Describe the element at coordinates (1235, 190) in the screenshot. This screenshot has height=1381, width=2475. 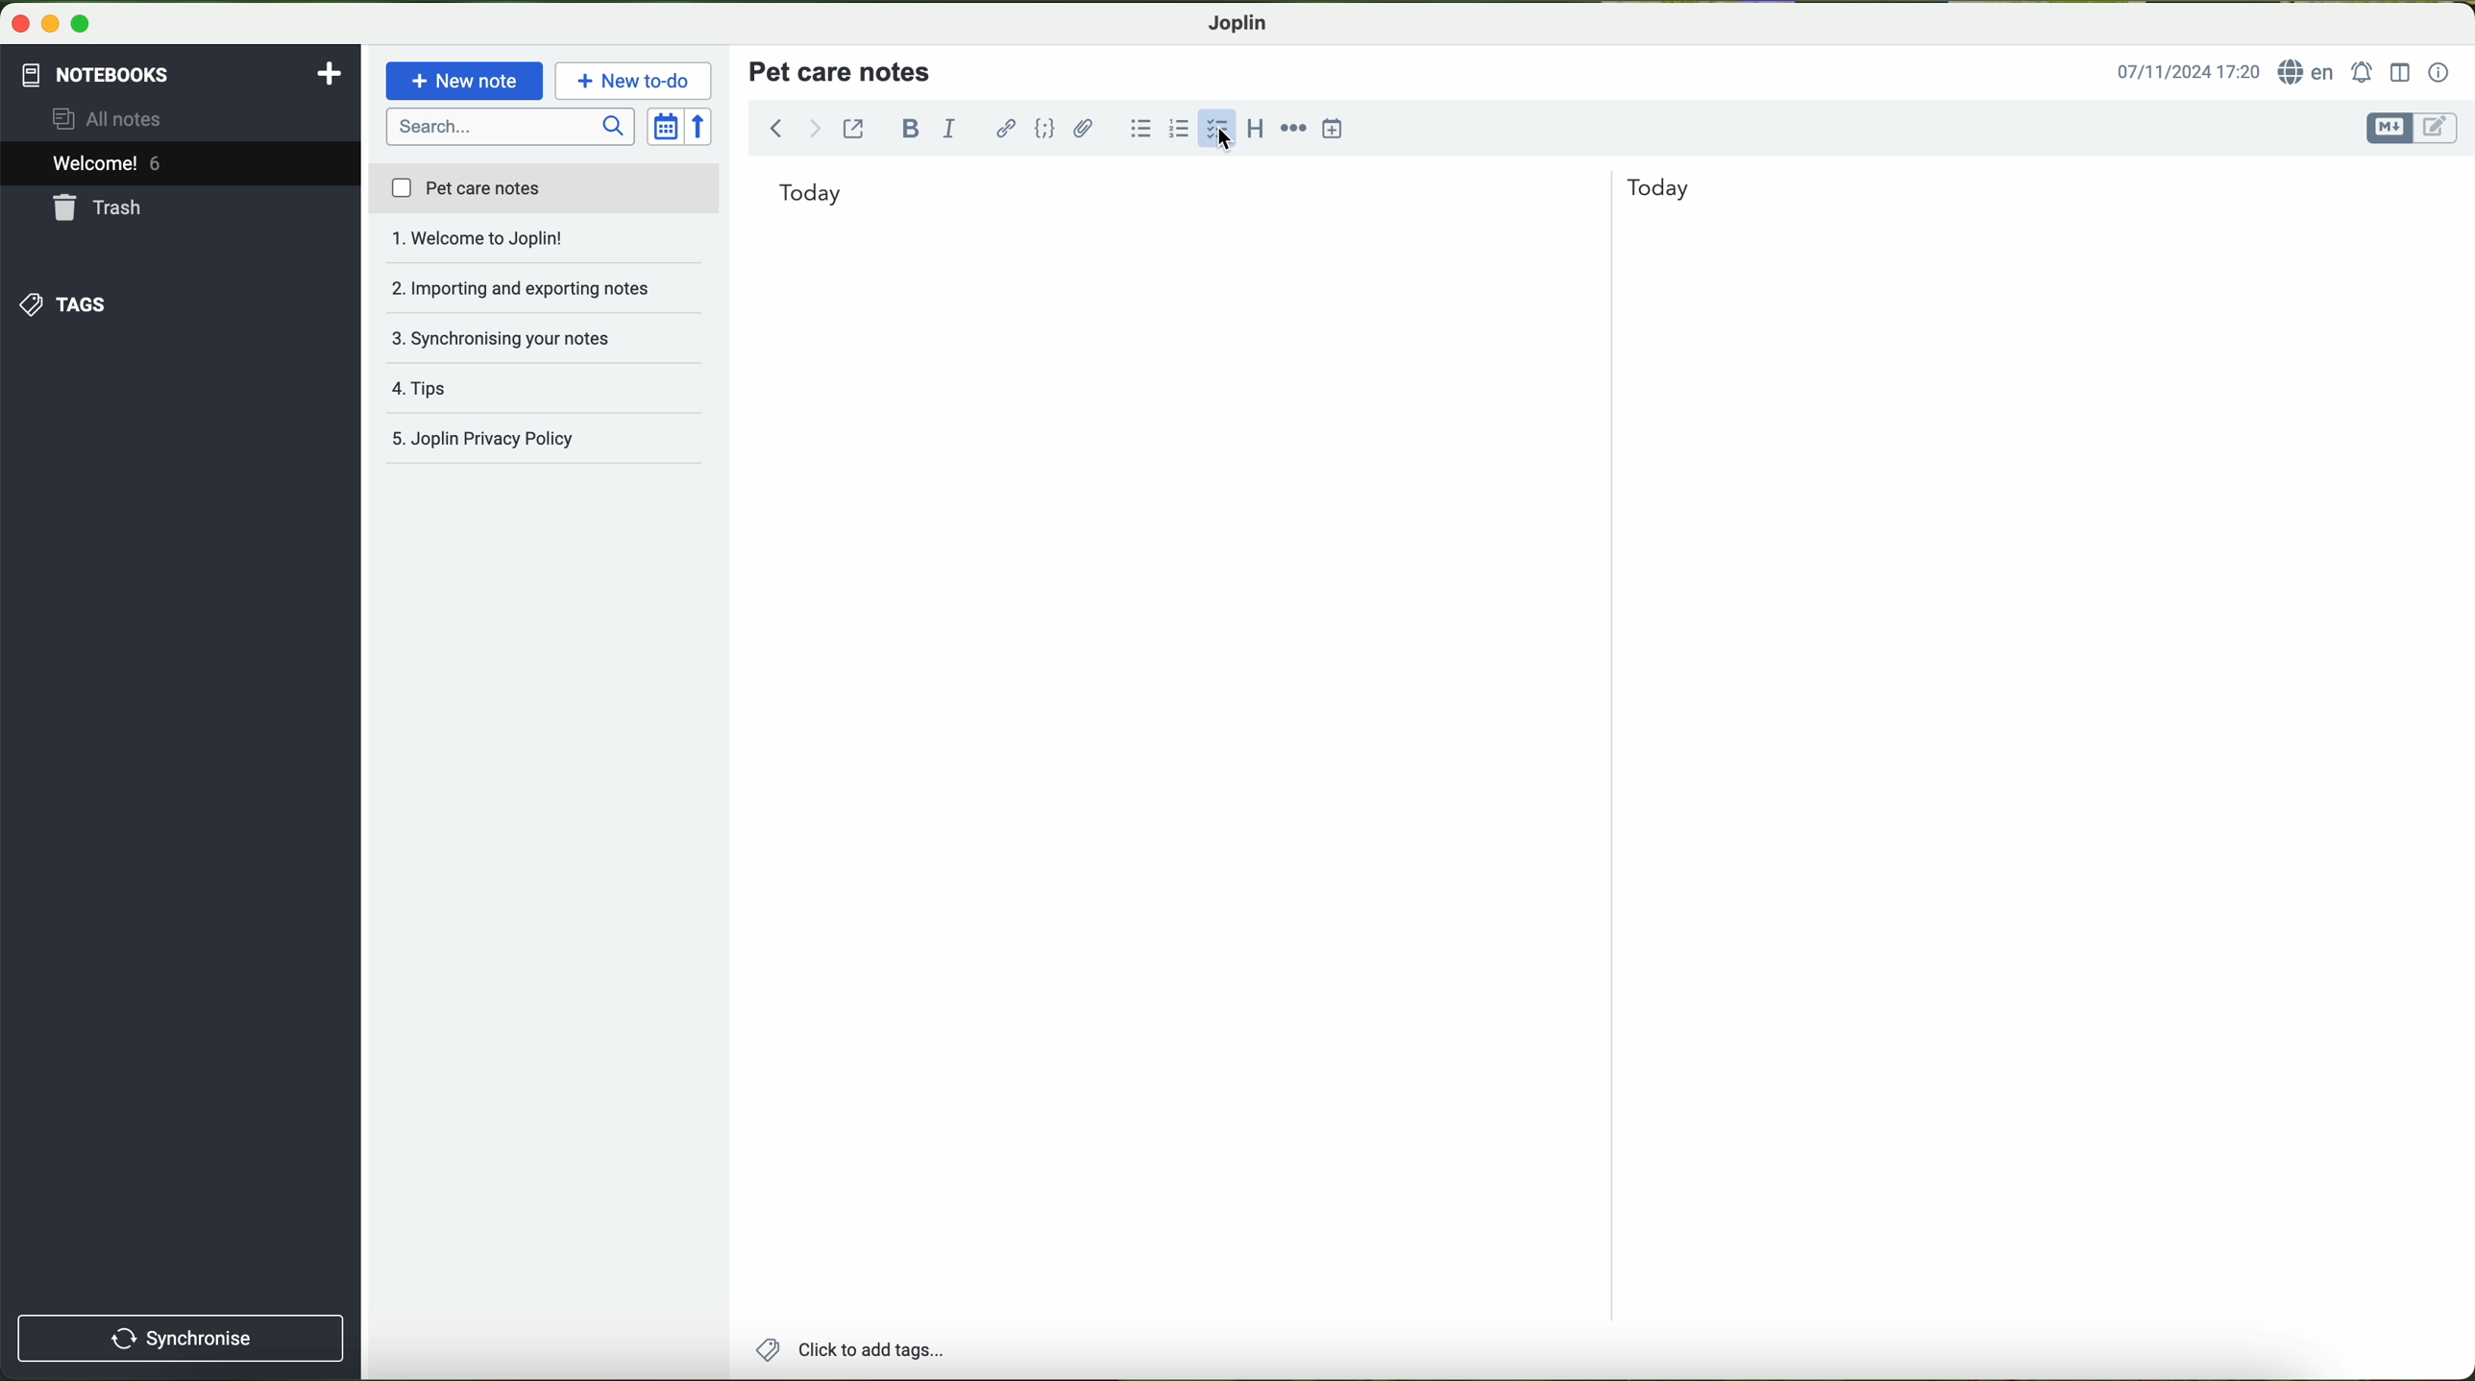
I see `today` at that location.